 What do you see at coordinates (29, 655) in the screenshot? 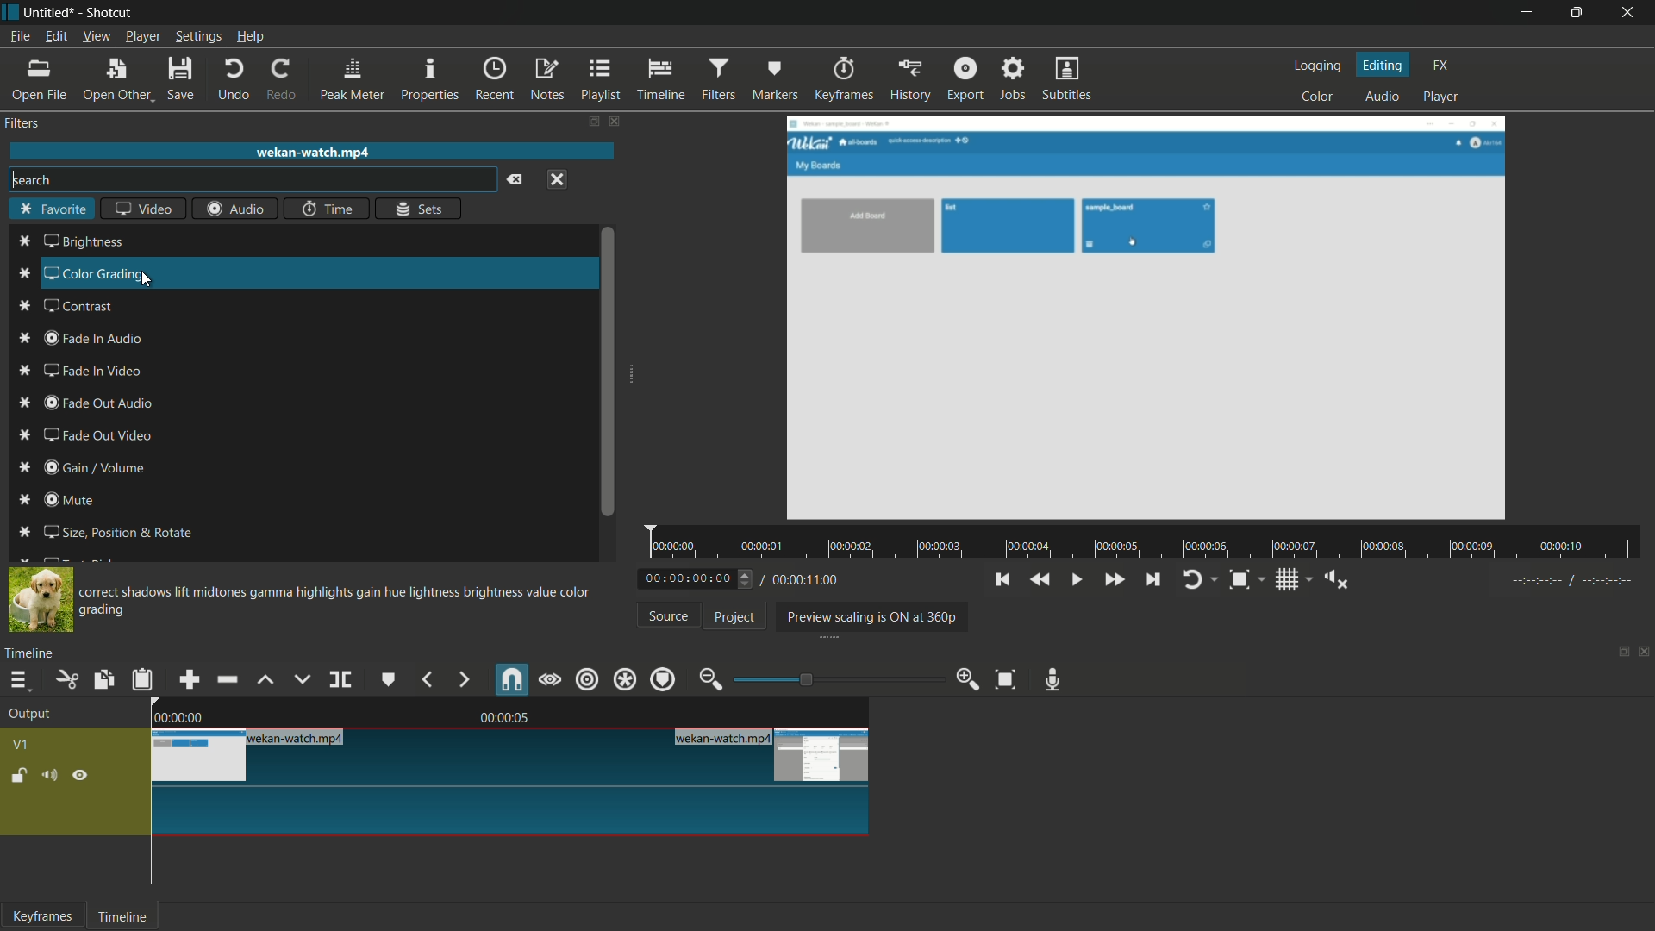
I see `timeline` at bounding box center [29, 655].